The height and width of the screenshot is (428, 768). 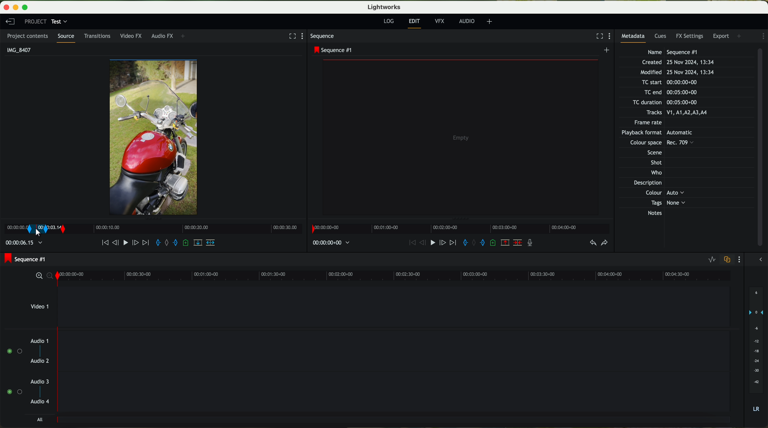 I want to click on scroll bar, so click(x=763, y=148).